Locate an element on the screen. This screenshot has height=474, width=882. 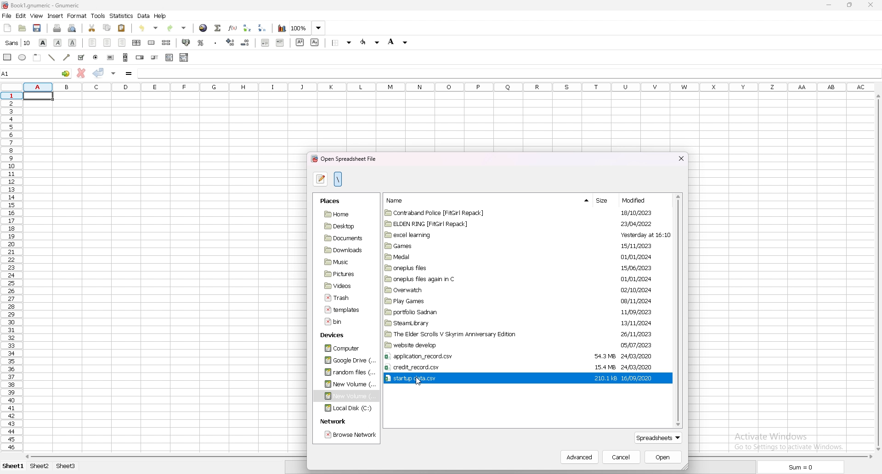
left align is located at coordinates (93, 43).